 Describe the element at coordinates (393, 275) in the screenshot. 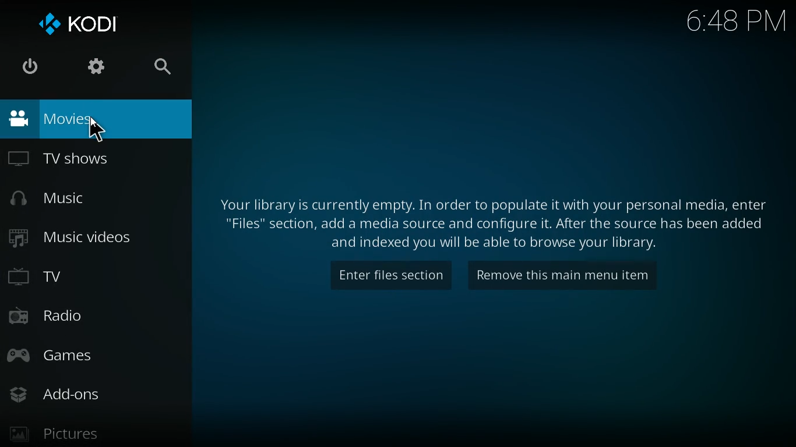

I see `enter files` at that location.